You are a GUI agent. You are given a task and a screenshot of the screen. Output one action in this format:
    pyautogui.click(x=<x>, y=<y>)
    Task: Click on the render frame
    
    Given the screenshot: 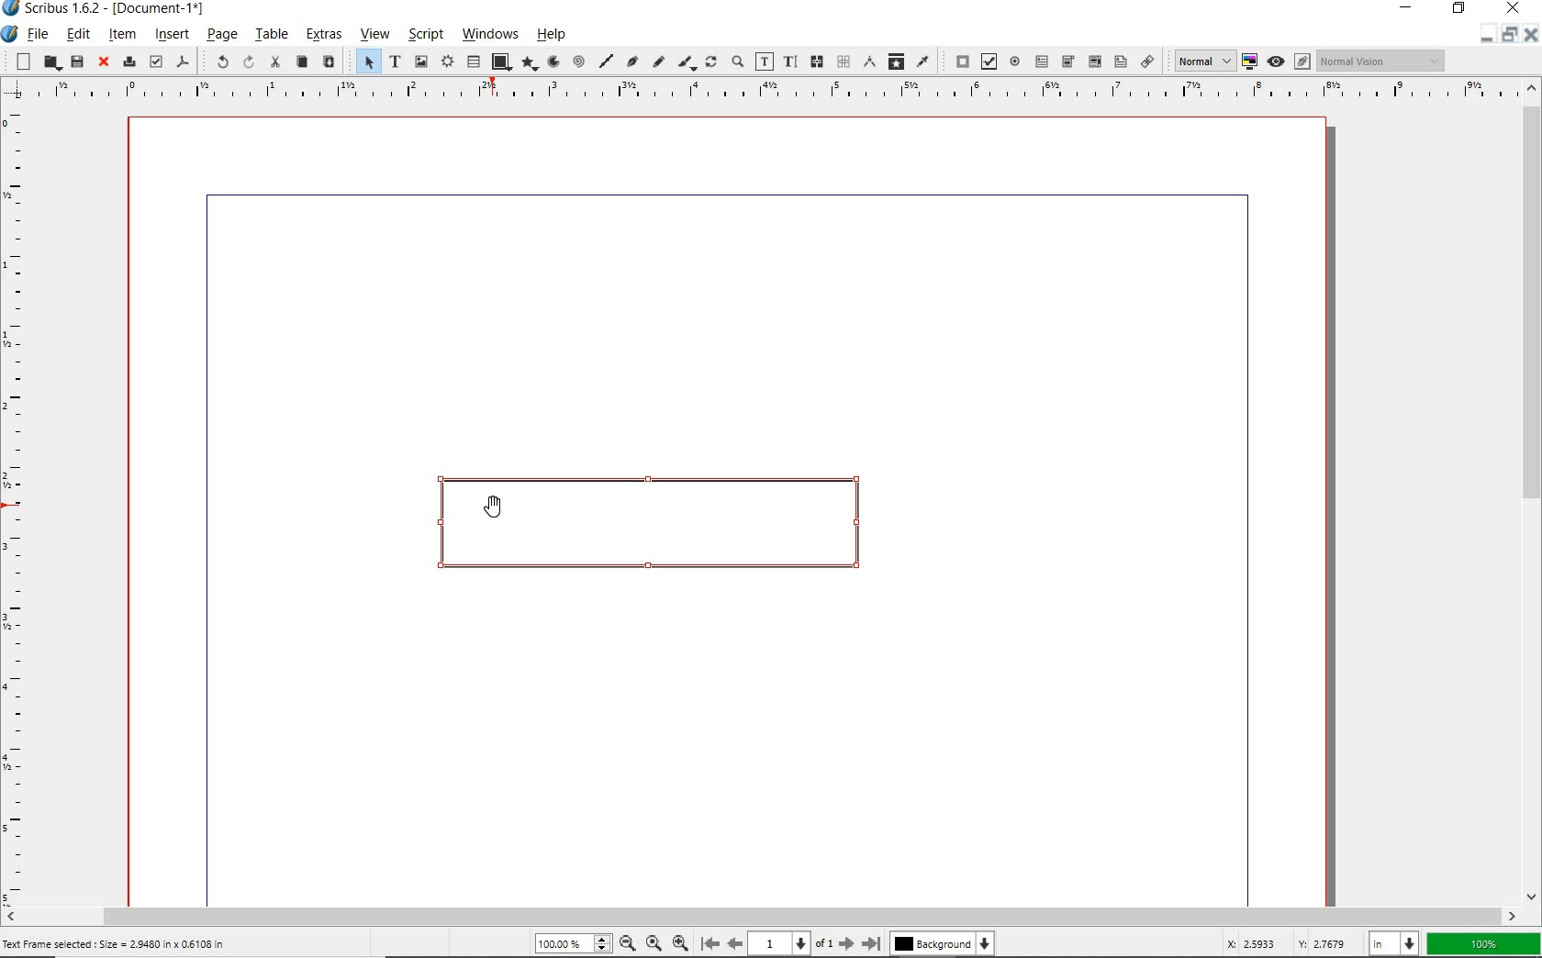 What is the action you would take?
    pyautogui.click(x=447, y=62)
    